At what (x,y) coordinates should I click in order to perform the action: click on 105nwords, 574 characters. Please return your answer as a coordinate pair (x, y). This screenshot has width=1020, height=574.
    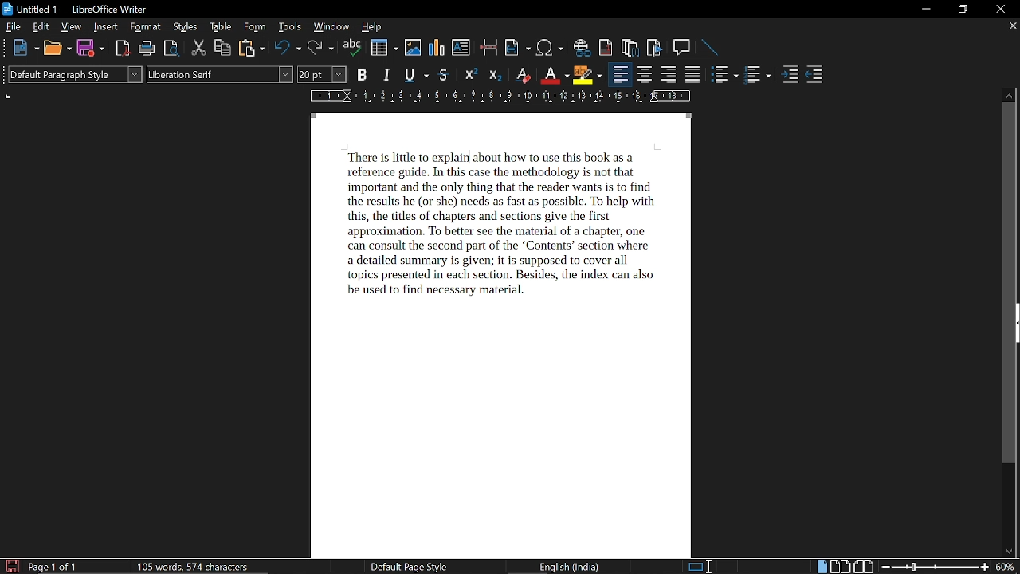
    Looking at the image, I should click on (192, 568).